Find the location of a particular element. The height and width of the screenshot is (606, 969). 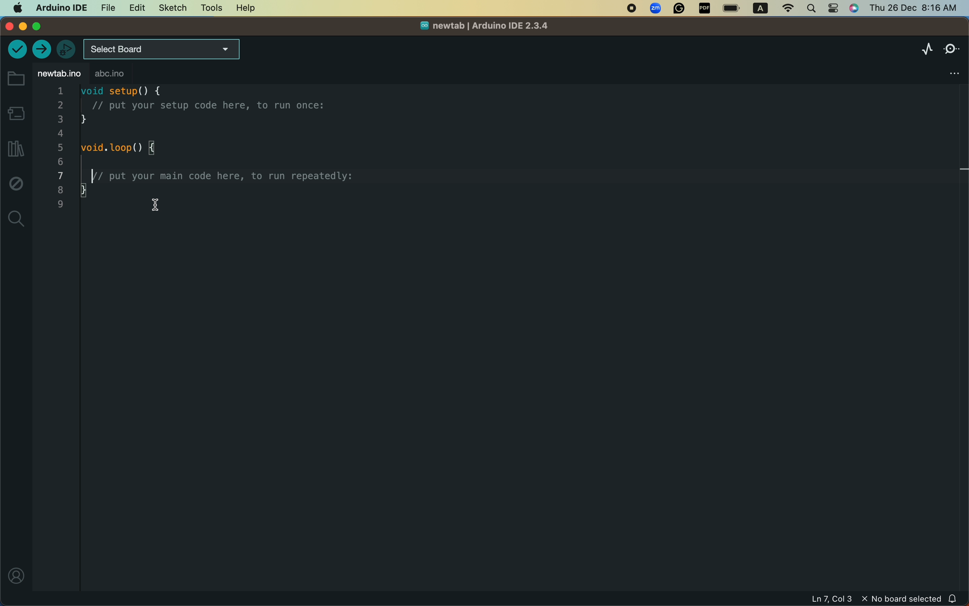

file is located at coordinates (106, 7).